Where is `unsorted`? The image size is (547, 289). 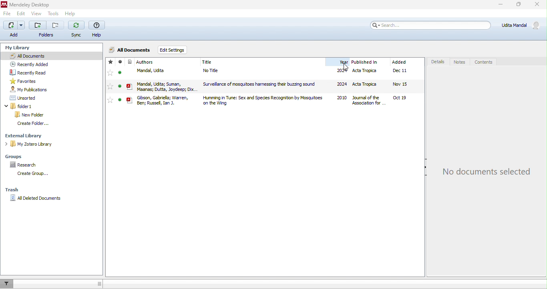
unsorted is located at coordinates (21, 99).